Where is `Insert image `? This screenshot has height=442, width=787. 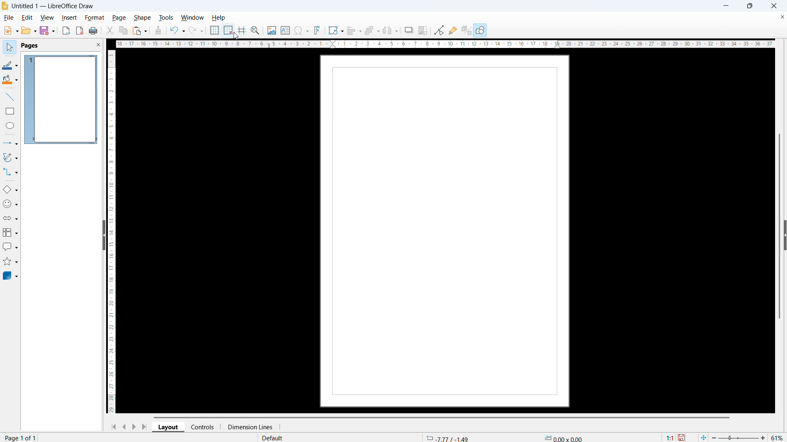
Insert image  is located at coordinates (272, 31).